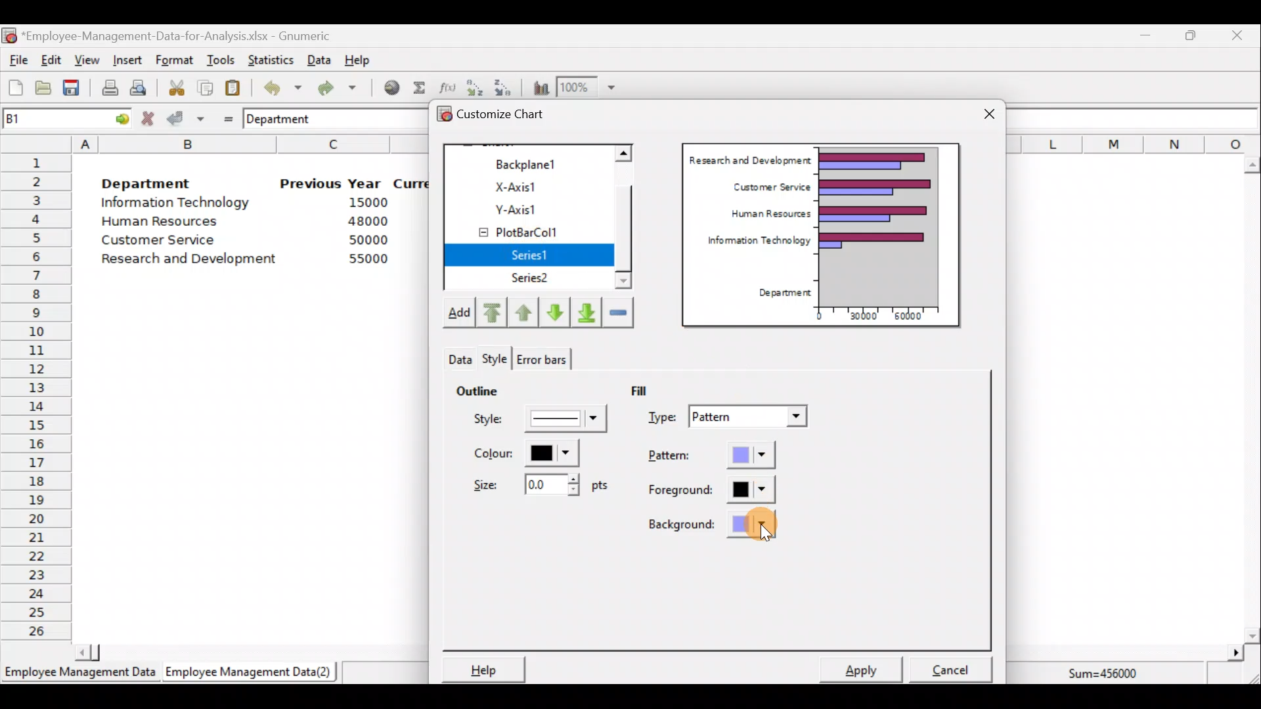  Describe the element at coordinates (76, 90) in the screenshot. I see `Save the current workbook` at that location.